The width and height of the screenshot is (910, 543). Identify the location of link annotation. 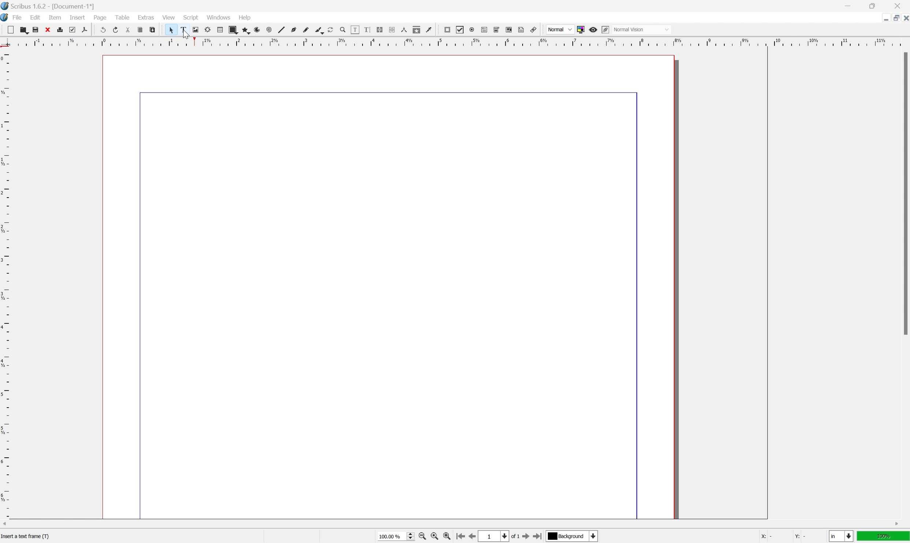
(534, 30).